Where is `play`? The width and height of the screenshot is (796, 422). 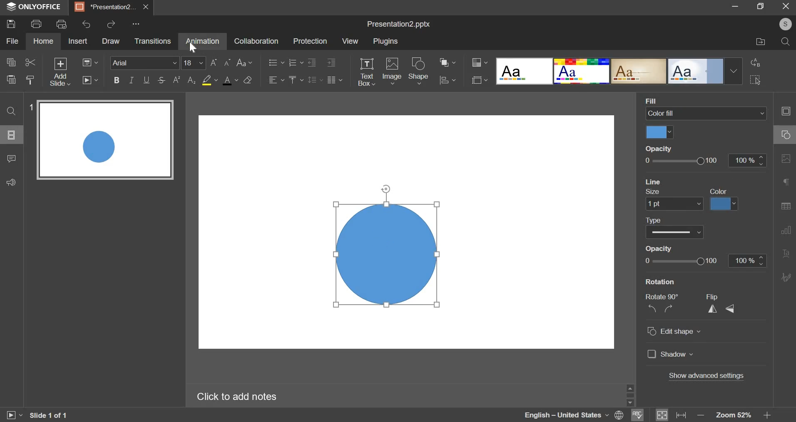 play is located at coordinates (10, 415).